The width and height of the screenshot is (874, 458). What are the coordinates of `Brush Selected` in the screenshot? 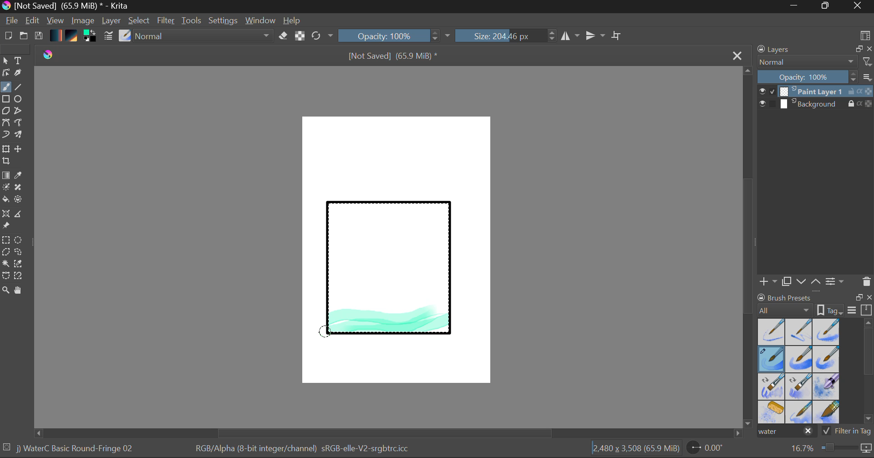 It's located at (772, 360).